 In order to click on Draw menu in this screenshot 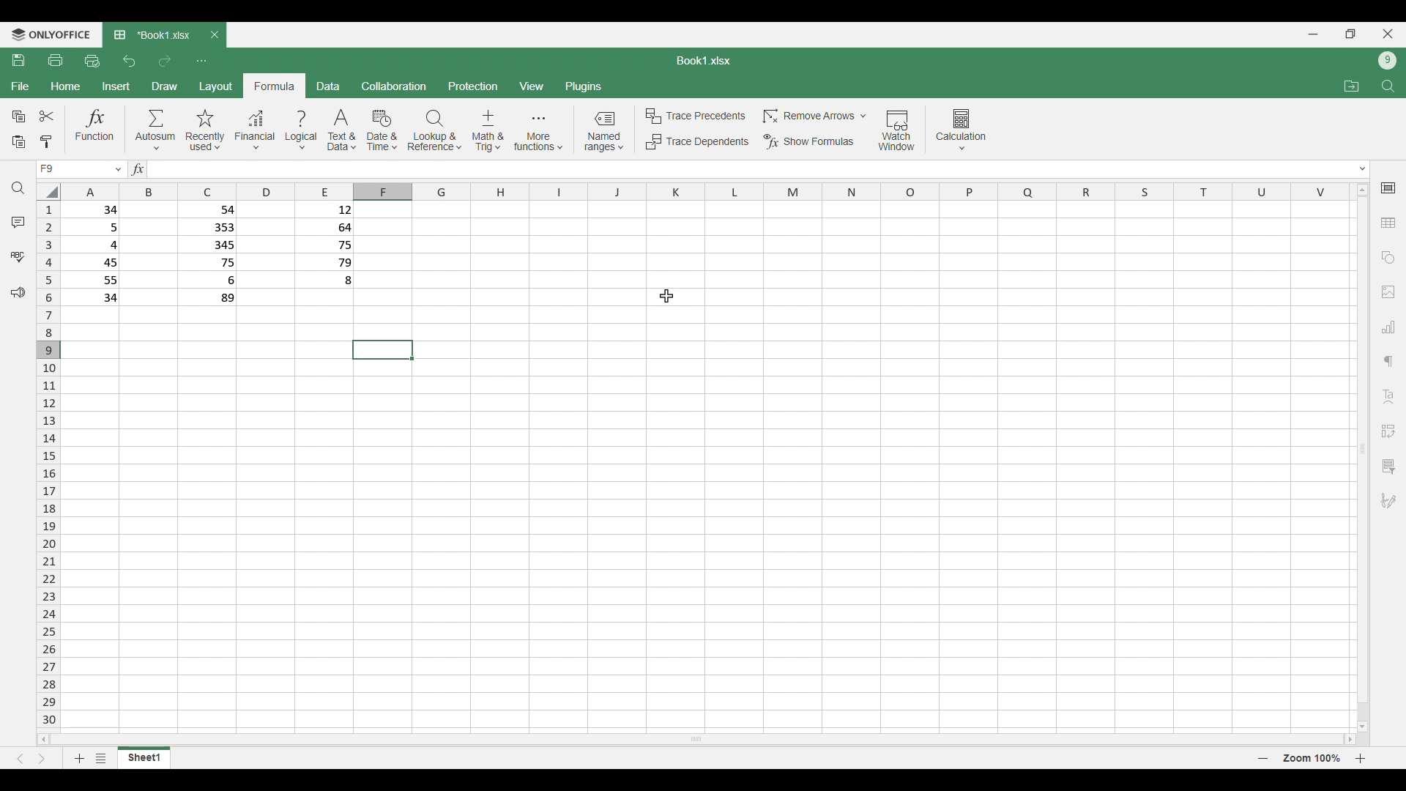, I will do `click(164, 86)`.